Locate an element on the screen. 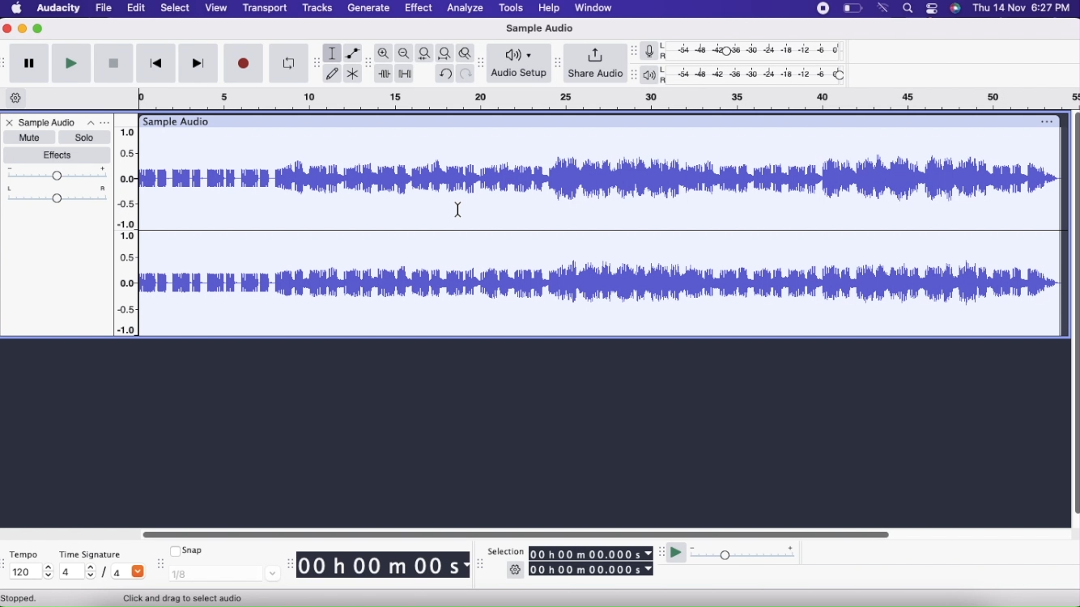  resize is located at coordinates (480, 567).